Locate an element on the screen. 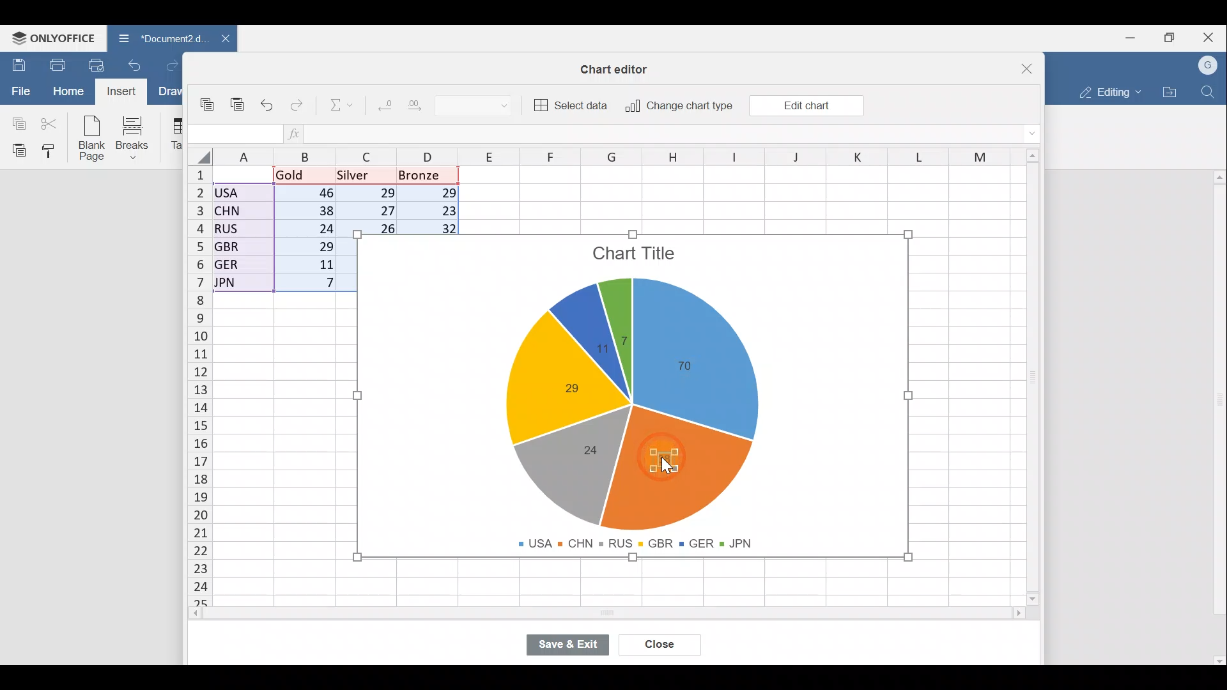 Image resolution: width=1227 pixels, height=690 pixels. Formula bar is located at coordinates (677, 134).